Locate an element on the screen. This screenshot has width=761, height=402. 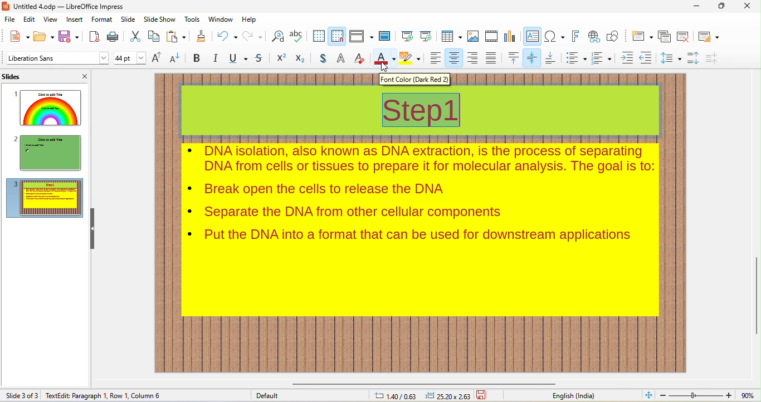
display views is located at coordinates (360, 37).